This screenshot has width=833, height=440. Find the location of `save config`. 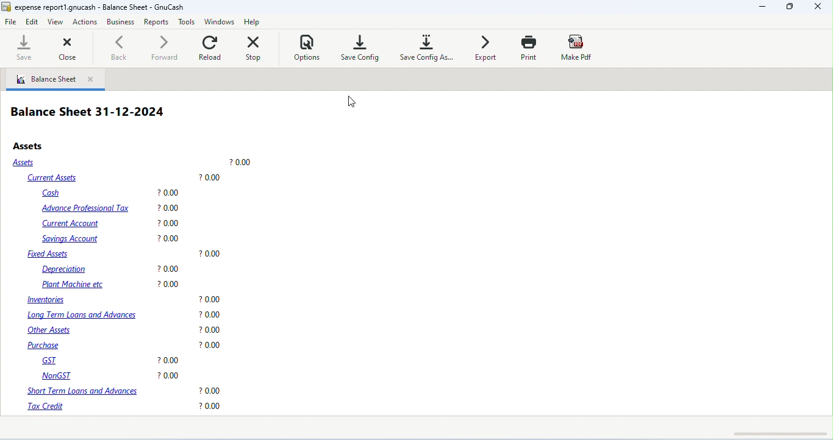

save config is located at coordinates (360, 46).